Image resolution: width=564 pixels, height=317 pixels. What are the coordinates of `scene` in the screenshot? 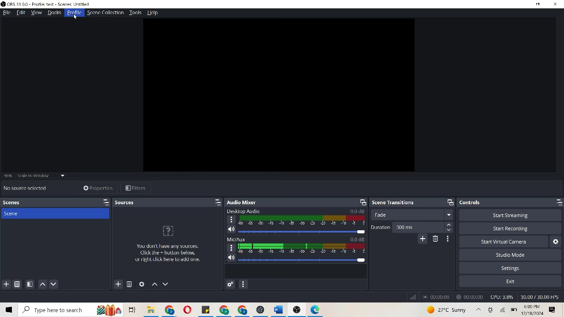 It's located at (56, 214).